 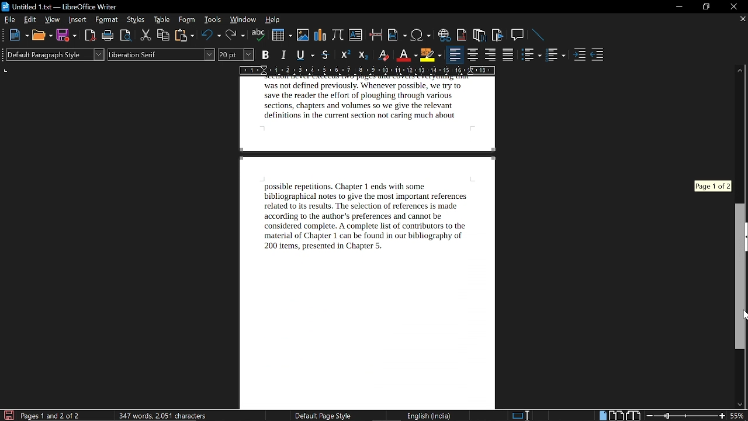 I want to click on table, so click(x=162, y=20).